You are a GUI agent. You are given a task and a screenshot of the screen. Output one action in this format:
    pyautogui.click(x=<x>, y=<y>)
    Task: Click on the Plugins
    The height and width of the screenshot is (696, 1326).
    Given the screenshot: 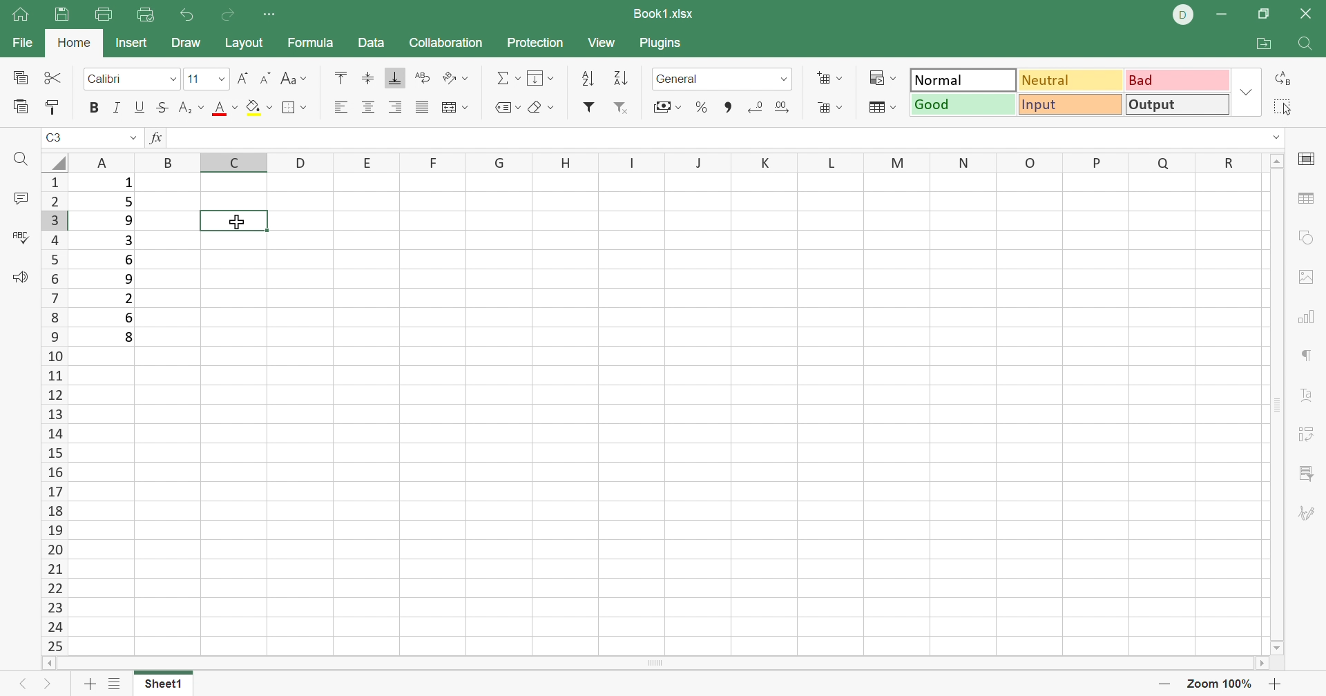 What is the action you would take?
    pyautogui.click(x=662, y=43)
    